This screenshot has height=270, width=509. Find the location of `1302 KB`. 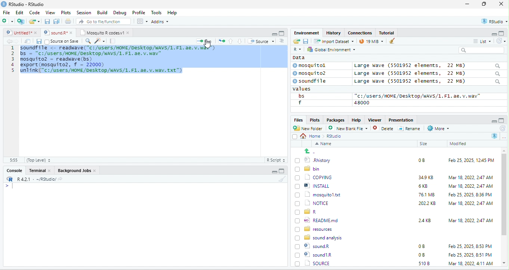

1302 KB is located at coordinates (428, 263).